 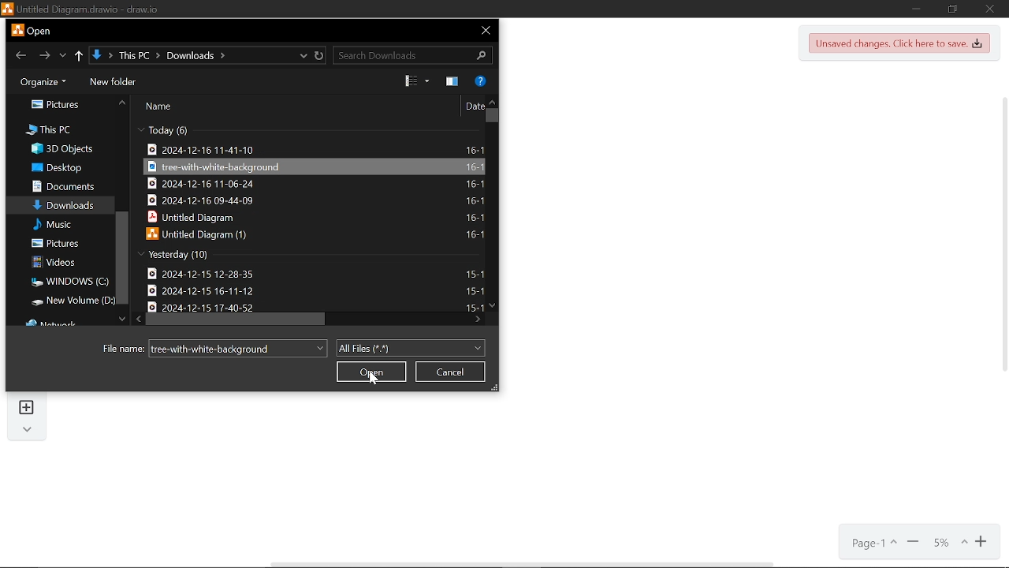 What do you see at coordinates (80, 55) in the screenshot?
I see `Upto THis PC` at bounding box center [80, 55].